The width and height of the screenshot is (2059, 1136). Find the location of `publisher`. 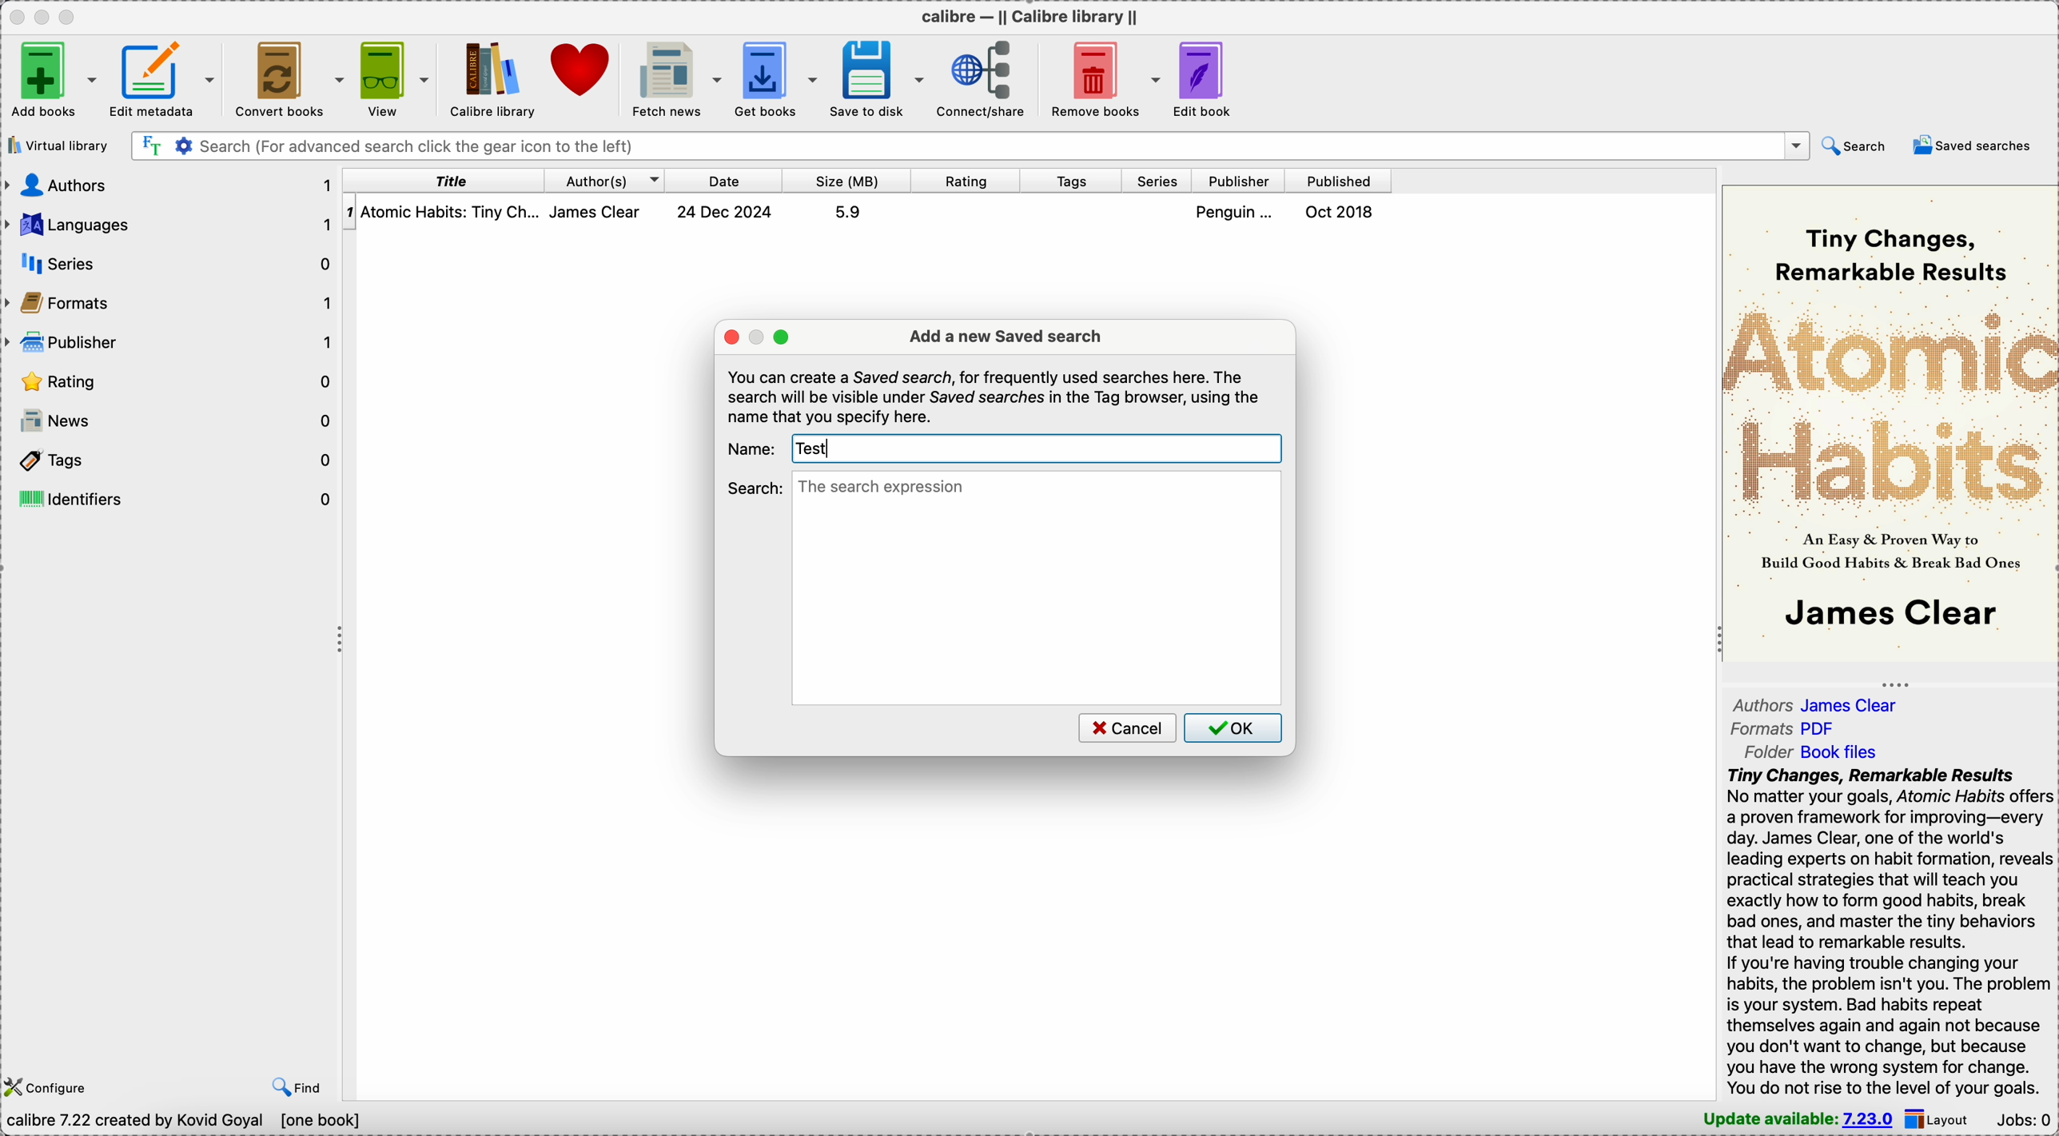

publisher is located at coordinates (1241, 181).